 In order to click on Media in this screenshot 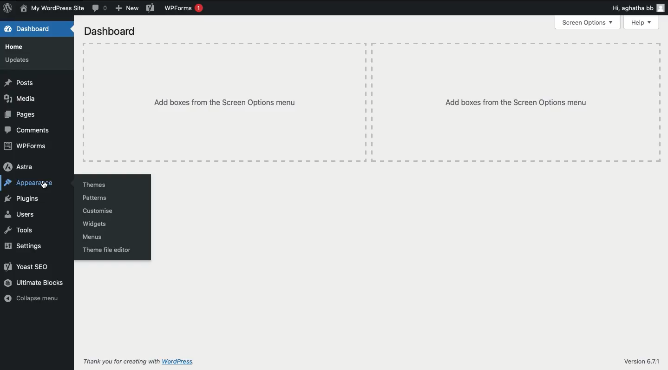, I will do `click(20, 99)`.